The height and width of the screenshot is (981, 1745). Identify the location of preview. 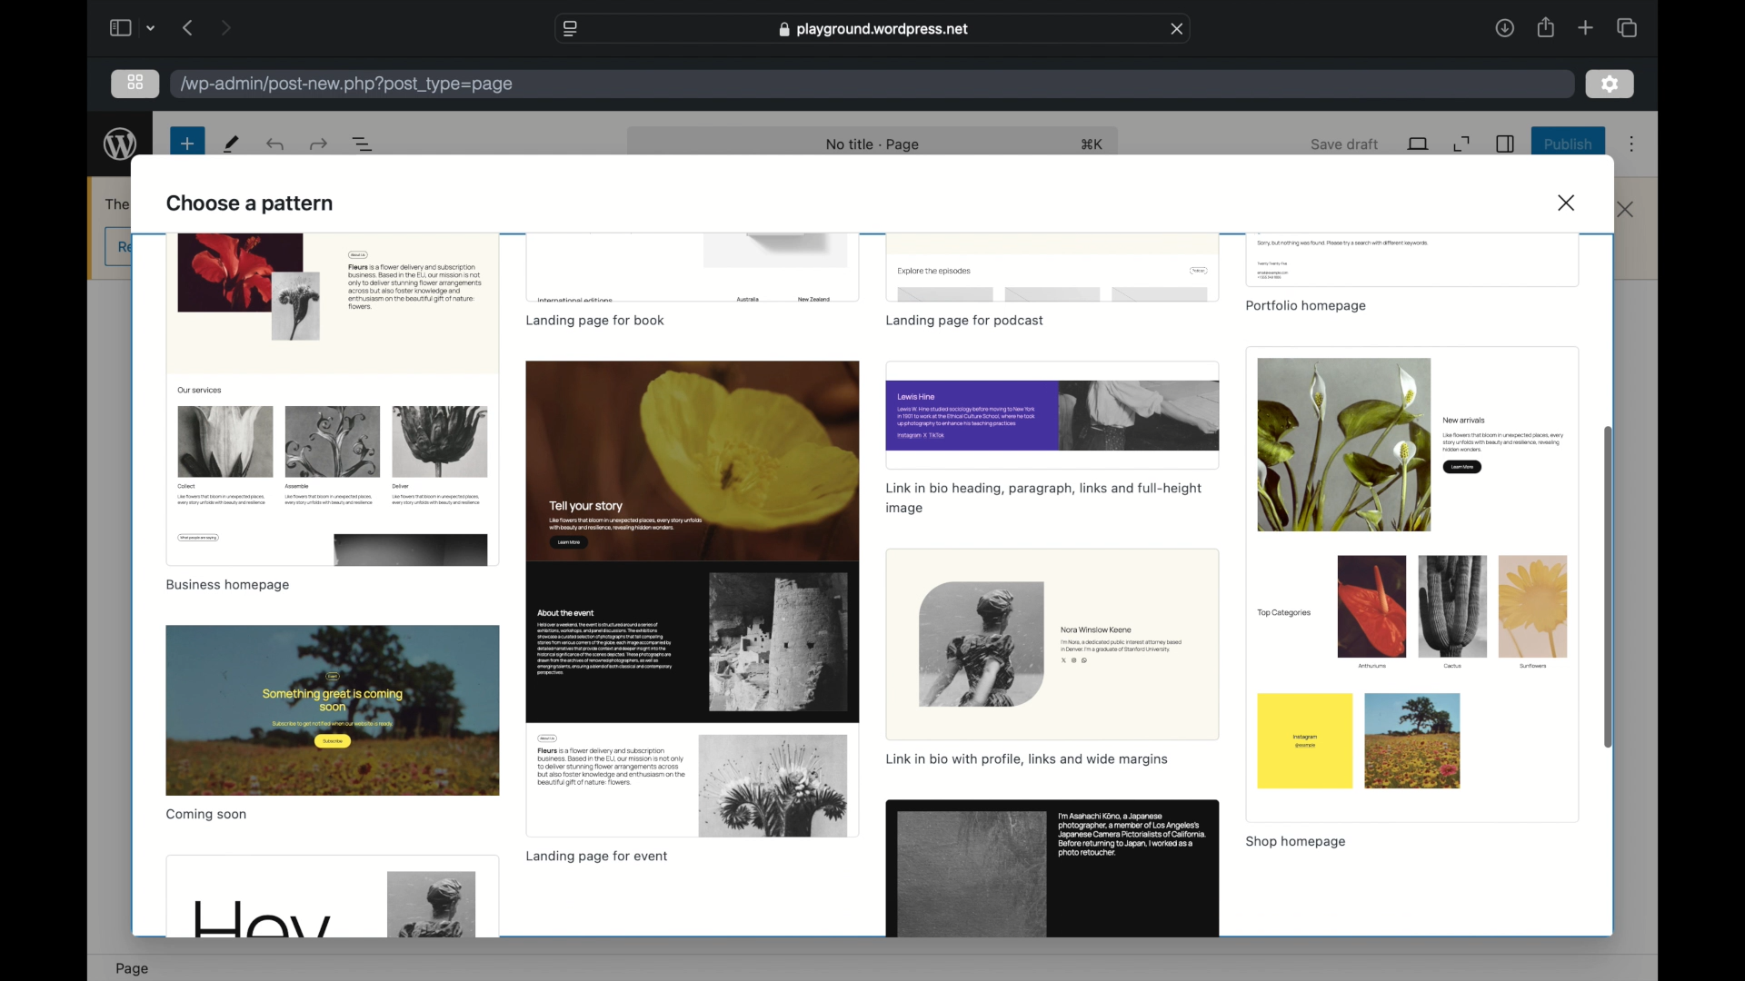
(333, 399).